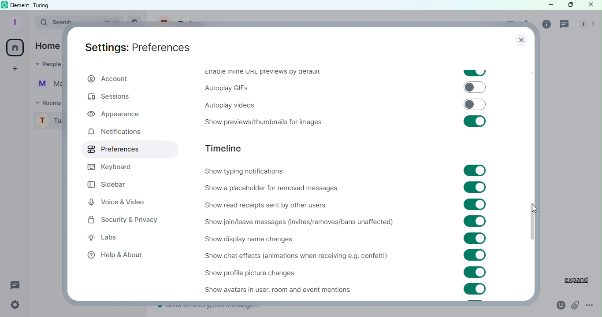  Describe the element at coordinates (15, 284) in the screenshot. I see `Threads` at that location.